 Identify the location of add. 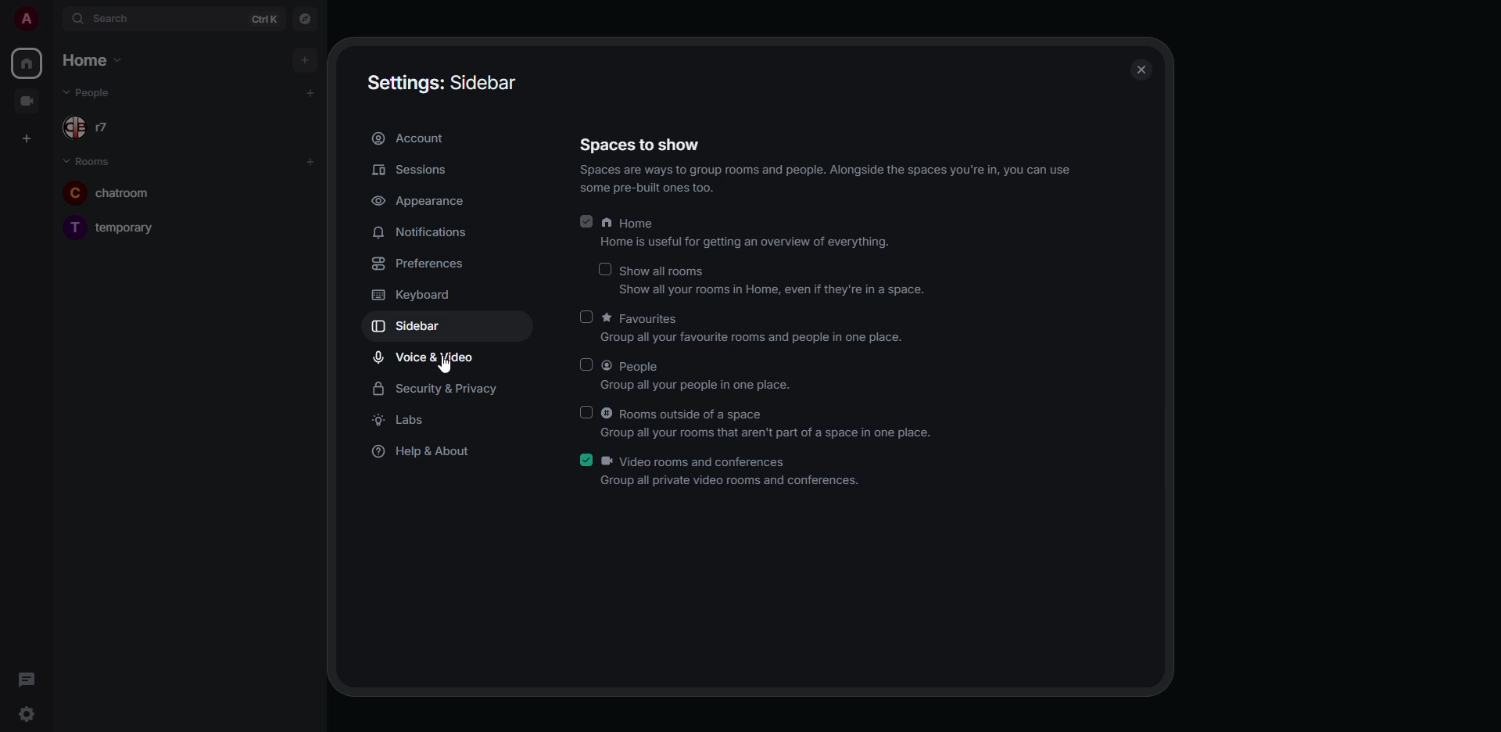
(310, 92).